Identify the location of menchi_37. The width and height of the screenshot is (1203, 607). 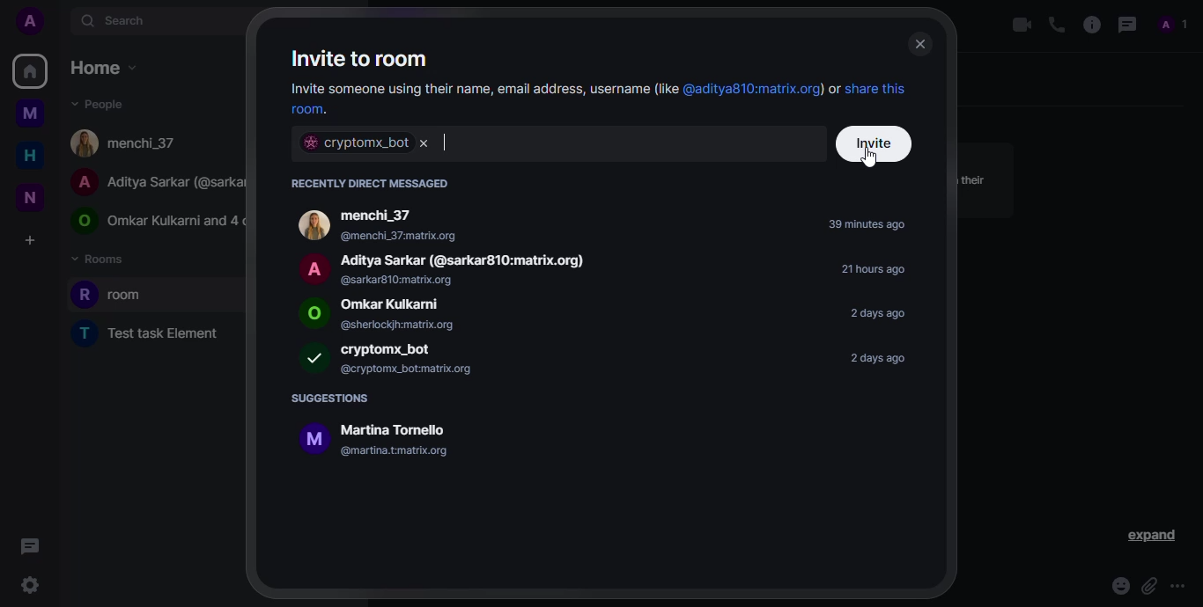
(124, 143).